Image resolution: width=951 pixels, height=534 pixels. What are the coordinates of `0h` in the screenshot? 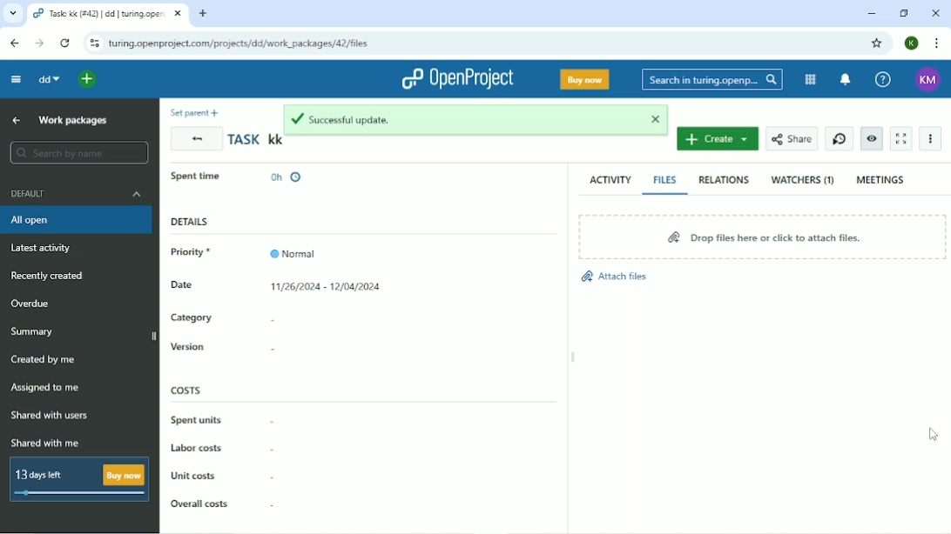 It's located at (287, 174).